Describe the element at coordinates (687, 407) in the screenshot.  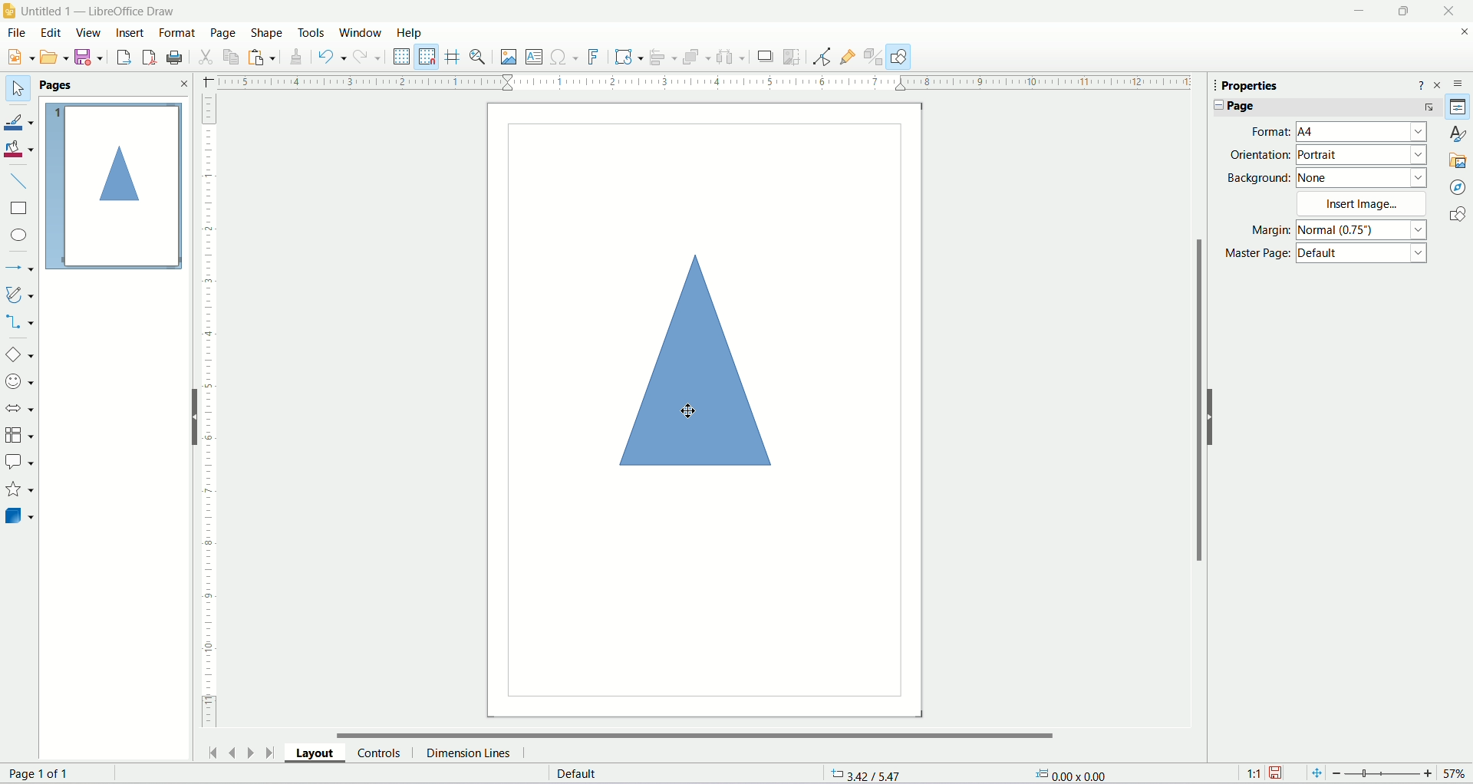
I see `Cursor` at that location.